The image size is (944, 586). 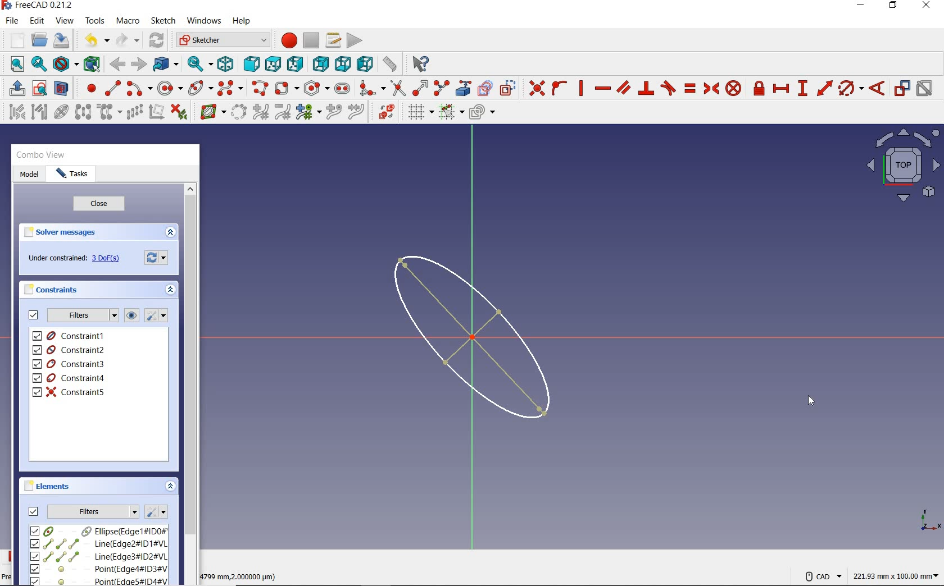 What do you see at coordinates (481, 113) in the screenshot?
I see `configure rendering order` at bounding box center [481, 113].